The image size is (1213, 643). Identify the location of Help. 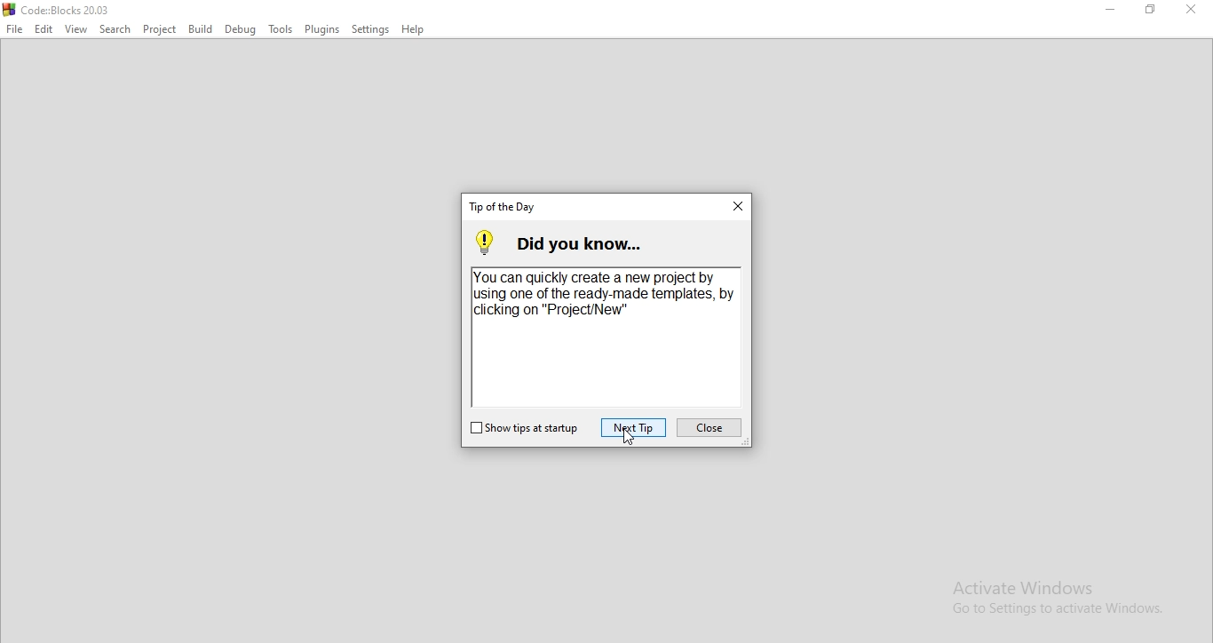
(411, 30).